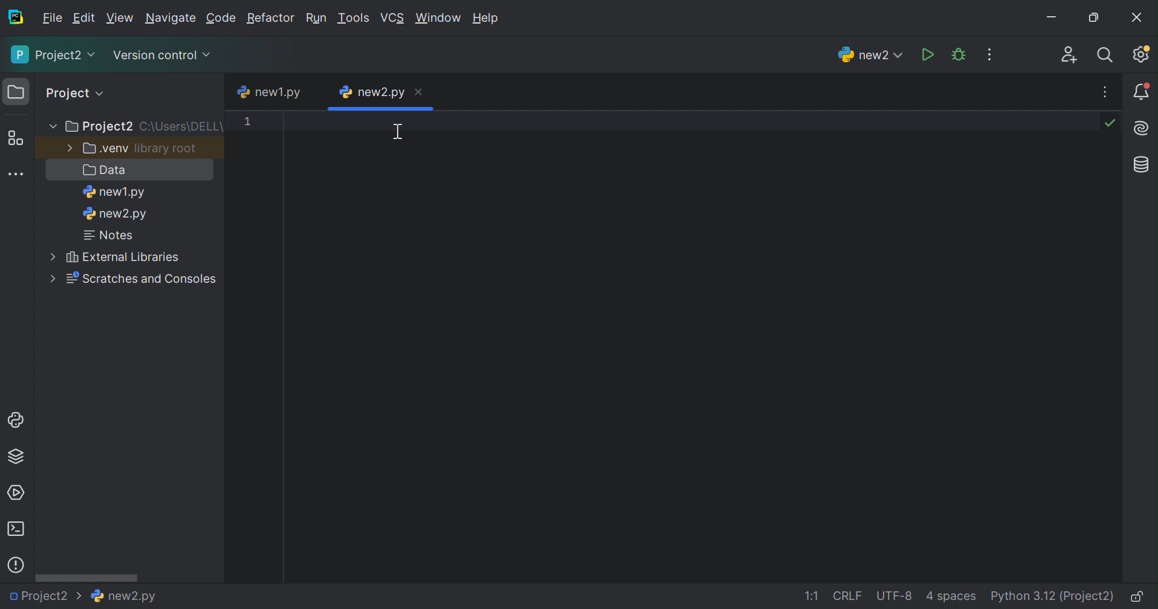  What do you see at coordinates (117, 192) in the screenshot?
I see `new1.py` at bounding box center [117, 192].